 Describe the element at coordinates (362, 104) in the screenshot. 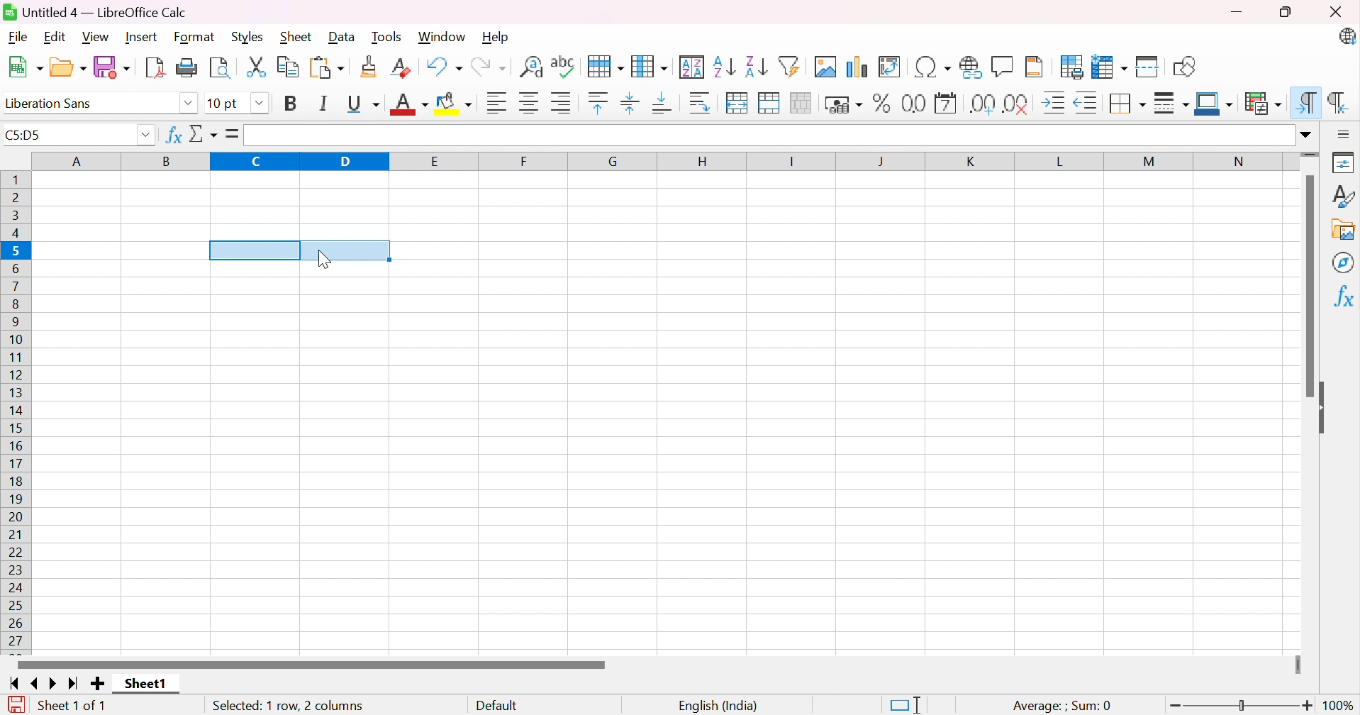

I see `Underline` at that location.